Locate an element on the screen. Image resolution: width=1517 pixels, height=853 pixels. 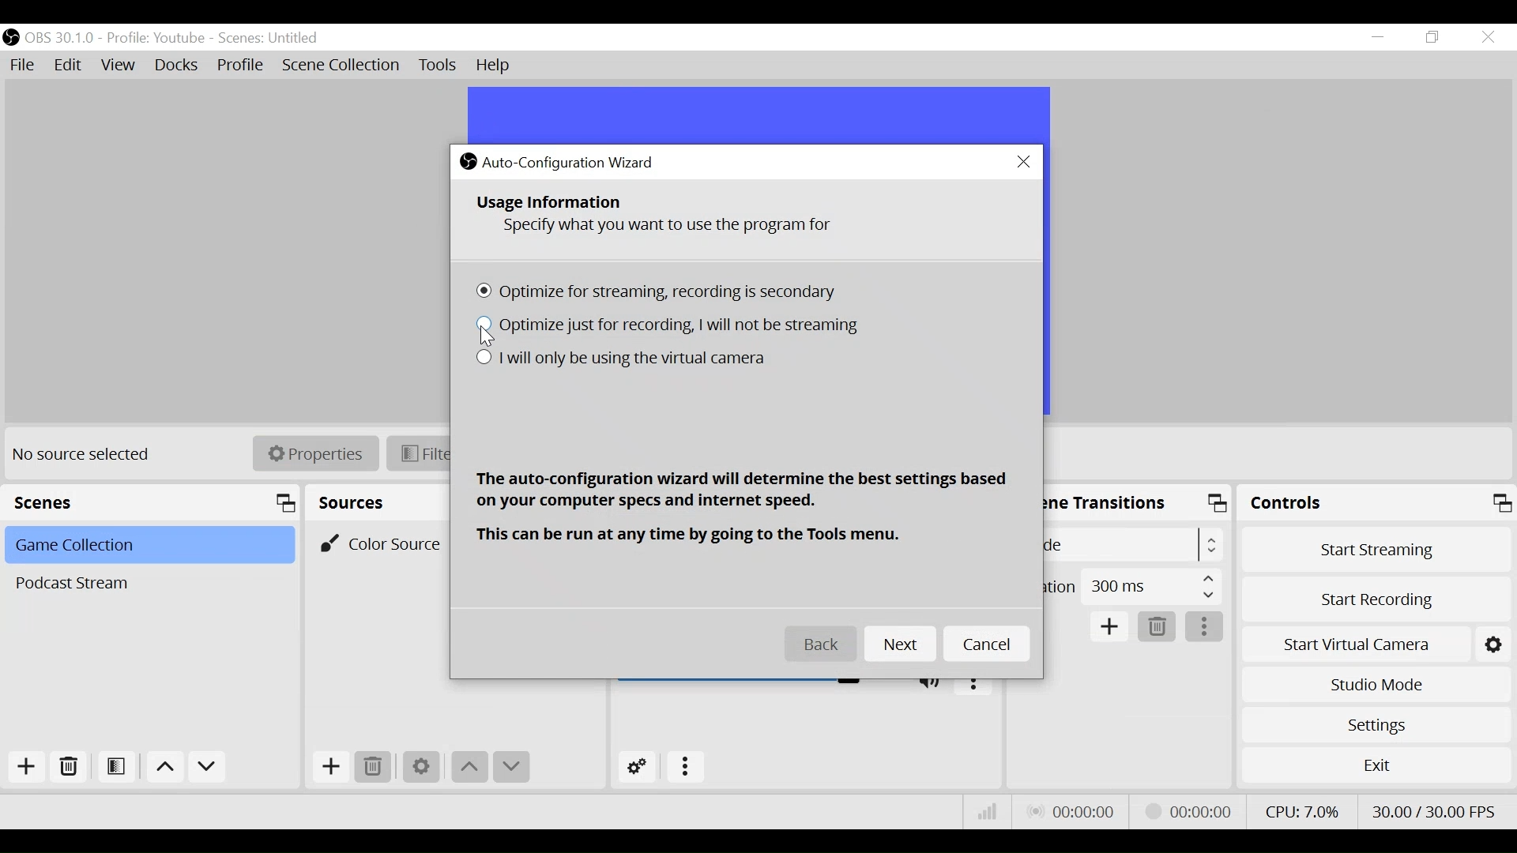
Advanced Audio Settings is located at coordinates (634, 767).